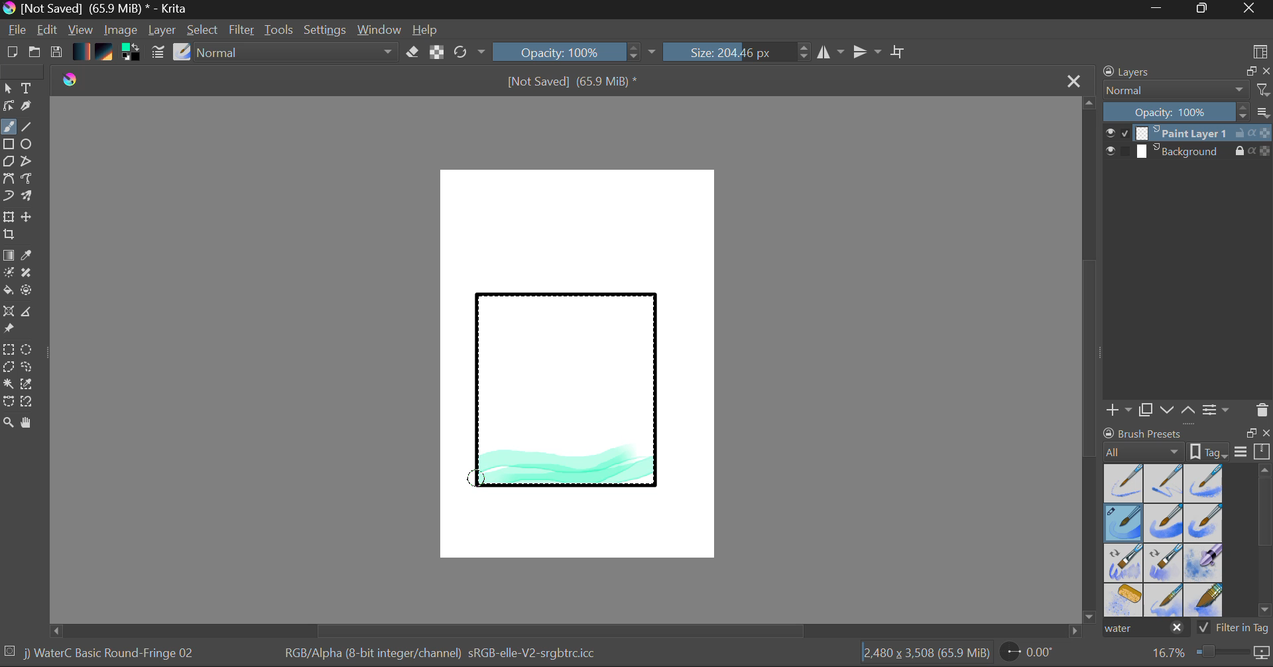 Image resolution: width=1273 pixels, height=667 pixels. What do you see at coordinates (426, 30) in the screenshot?
I see `Help` at bounding box center [426, 30].